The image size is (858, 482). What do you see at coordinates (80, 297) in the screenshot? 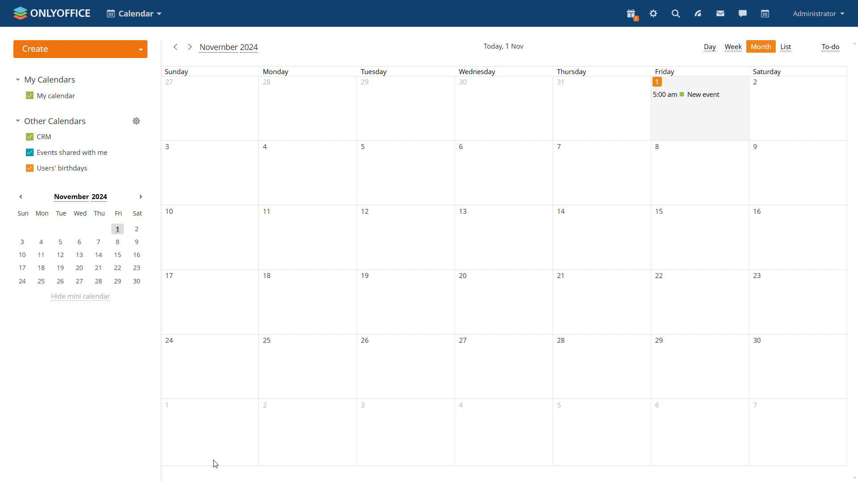
I see `hide mini calendar` at bounding box center [80, 297].